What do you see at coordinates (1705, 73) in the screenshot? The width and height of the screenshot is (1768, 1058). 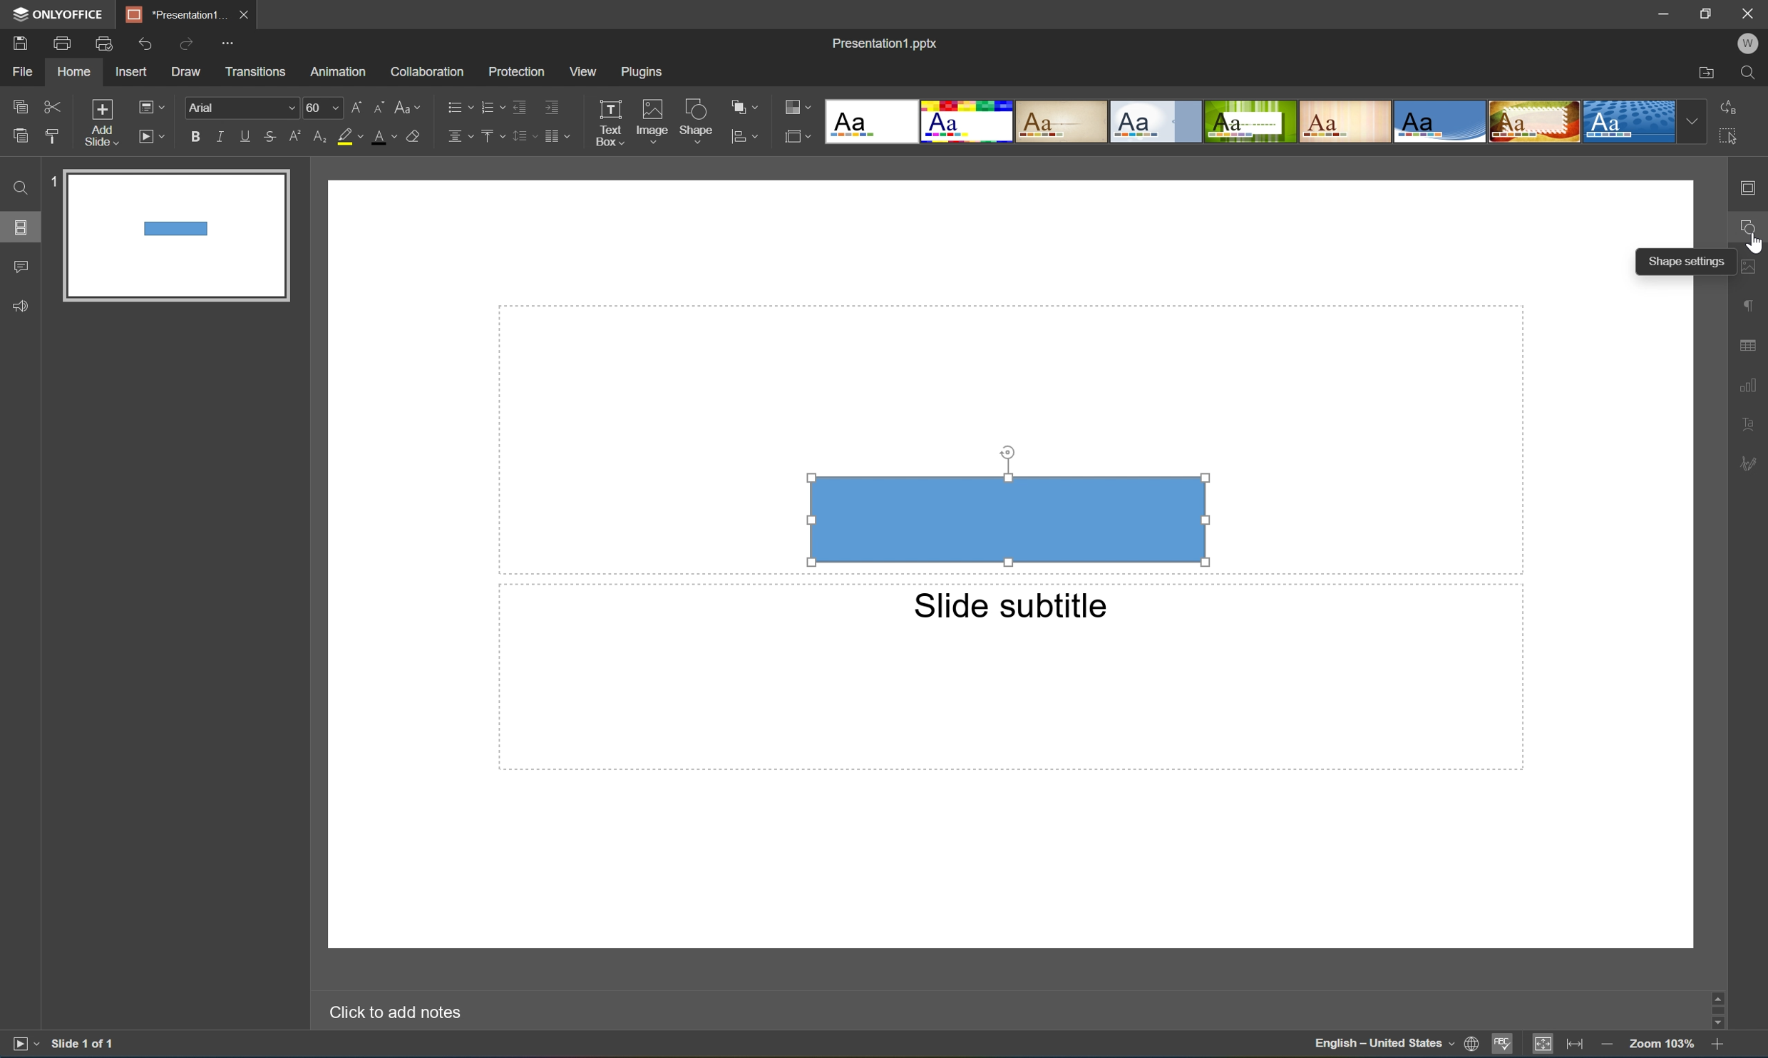 I see `Open file location` at bounding box center [1705, 73].